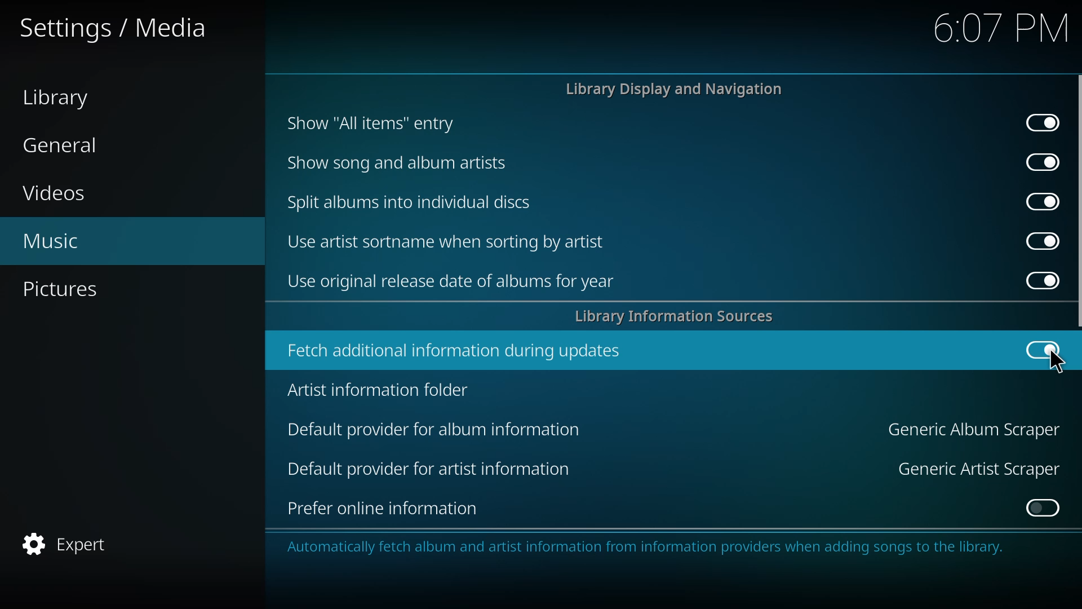 Image resolution: width=1082 pixels, height=609 pixels. What do you see at coordinates (644, 550) in the screenshot?
I see `Automatically fetch album and artist information from information providers when adding songs to the library.` at bounding box center [644, 550].